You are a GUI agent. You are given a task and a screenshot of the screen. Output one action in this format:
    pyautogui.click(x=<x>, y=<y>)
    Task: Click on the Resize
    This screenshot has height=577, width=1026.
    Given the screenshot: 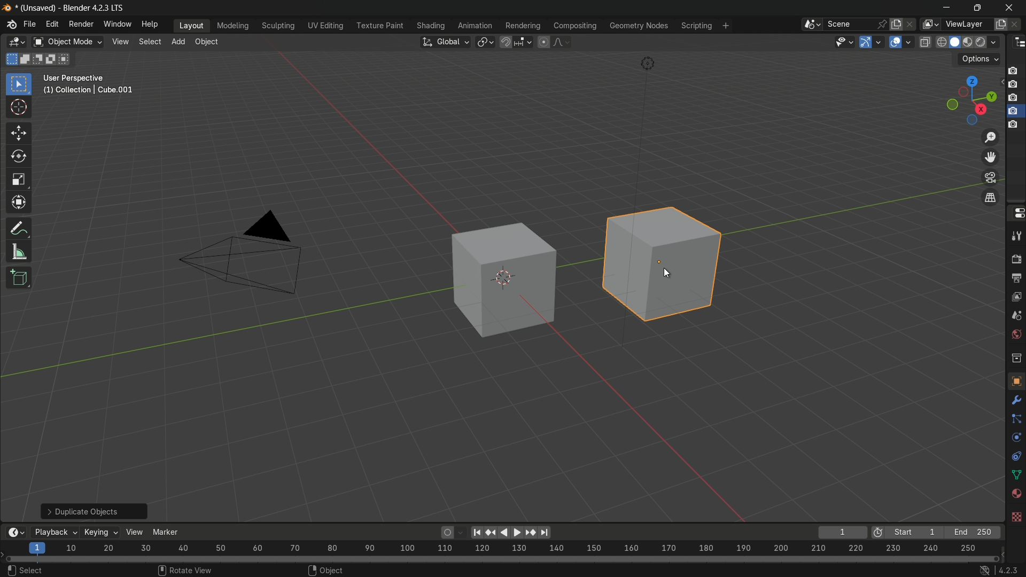 What is the action you would take?
    pyautogui.click(x=517, y=570)
    